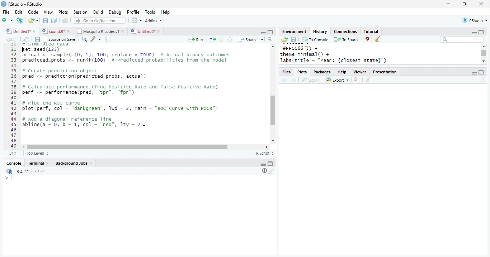 This screenshot has width=490, height=257. Describe the element at coordinates (293, 40) in the screenshot. I see `save` at that location.